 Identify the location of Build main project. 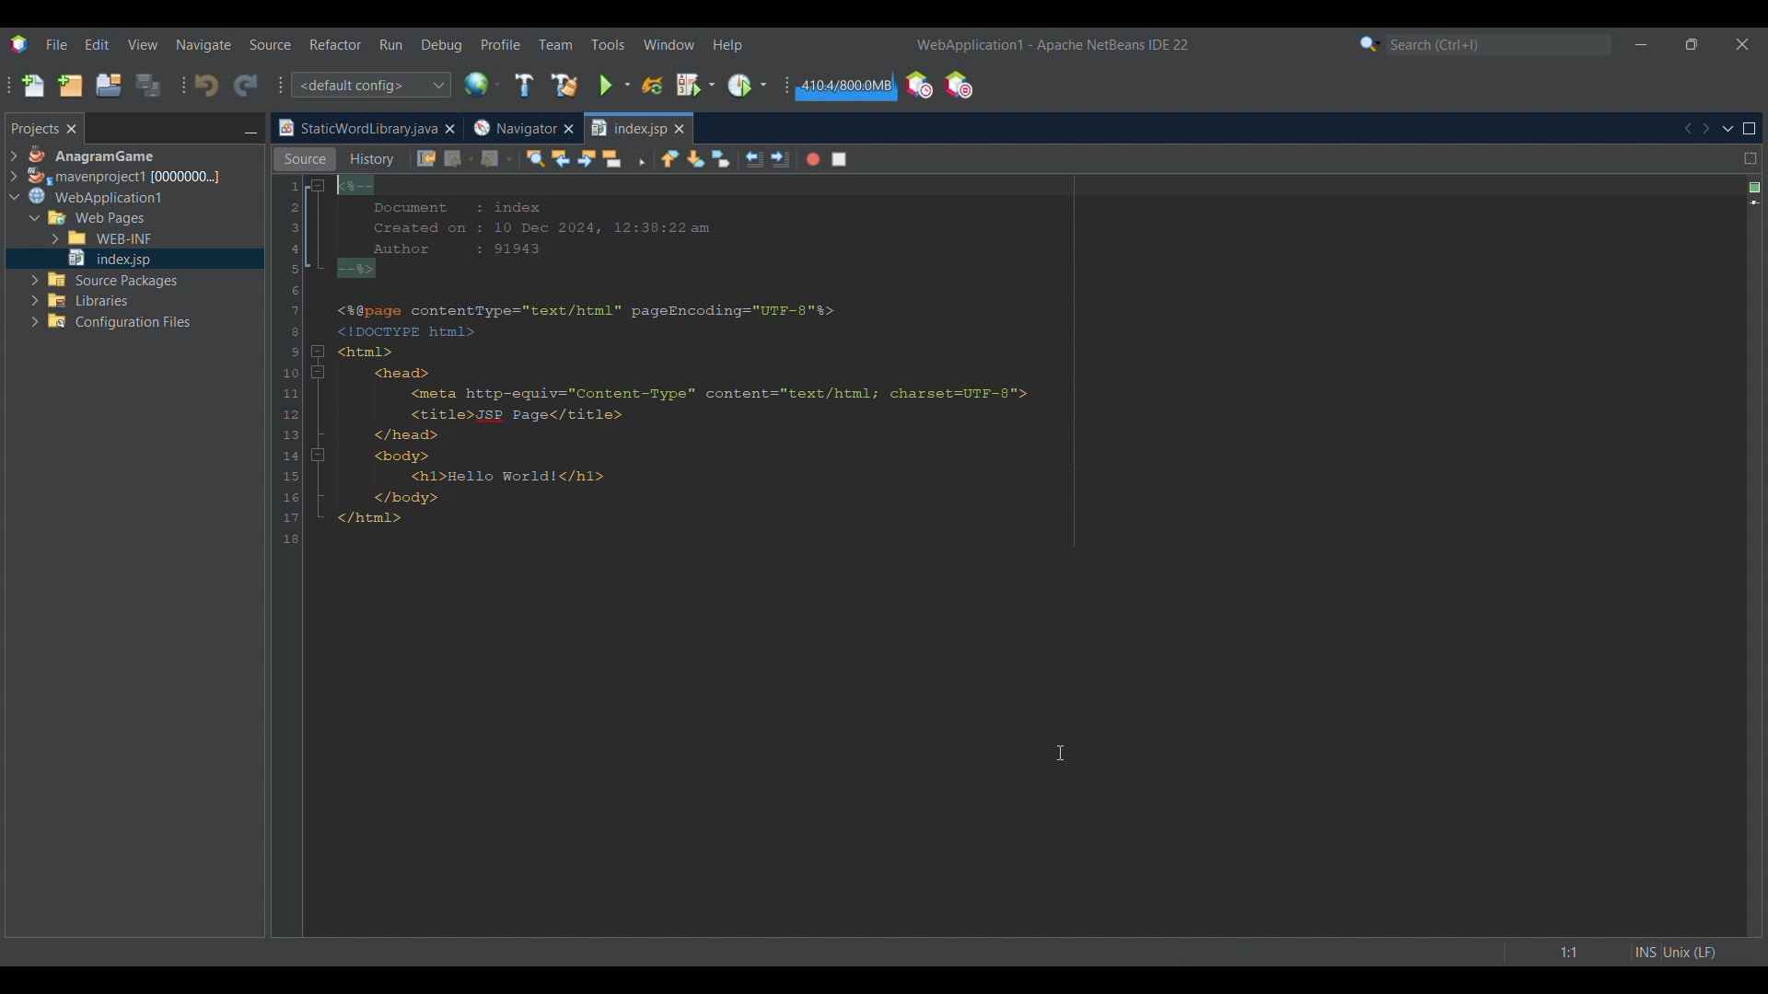
(523, 85).